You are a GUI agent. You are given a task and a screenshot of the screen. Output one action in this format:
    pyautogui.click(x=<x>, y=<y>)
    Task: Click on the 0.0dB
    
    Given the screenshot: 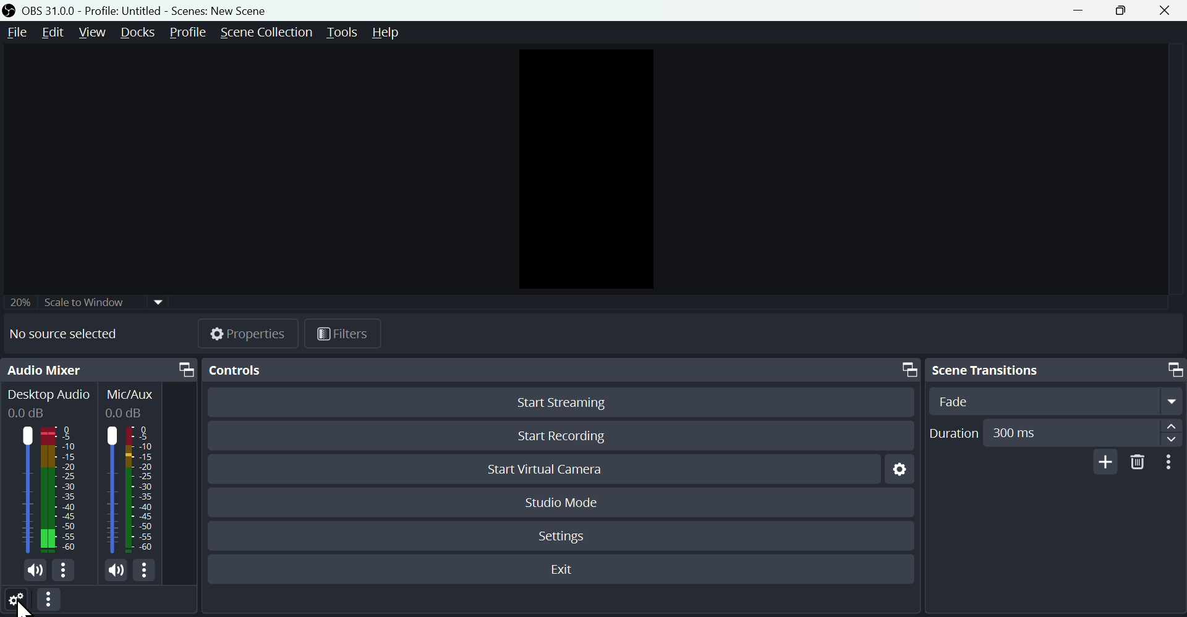 What is the action you would take?
    pyautogui.click(x=130, y=414)
    